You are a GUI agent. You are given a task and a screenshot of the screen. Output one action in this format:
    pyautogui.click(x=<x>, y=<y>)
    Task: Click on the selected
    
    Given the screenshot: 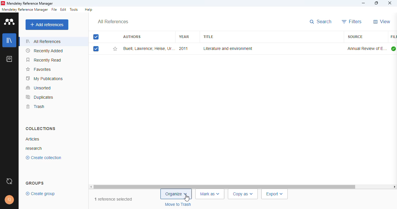 What is the action you would take?
    pyautogui.click(x=96, y=49)
    